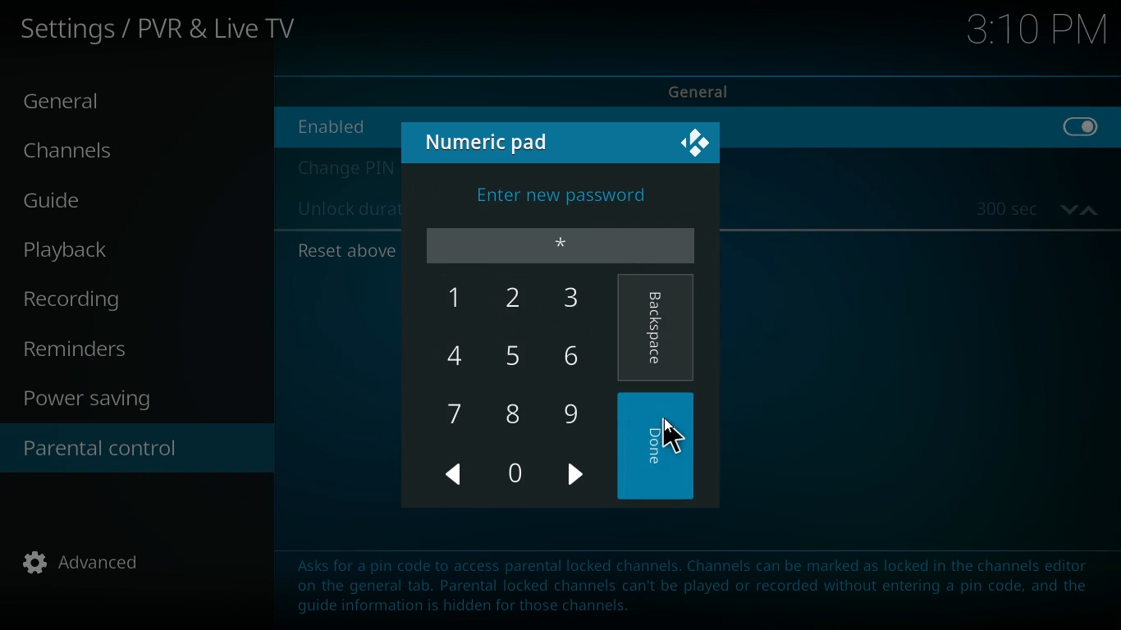 Image resolution: width=1121 pixels, height=630 pixels. I want to click on cursor, so click(672, 437).